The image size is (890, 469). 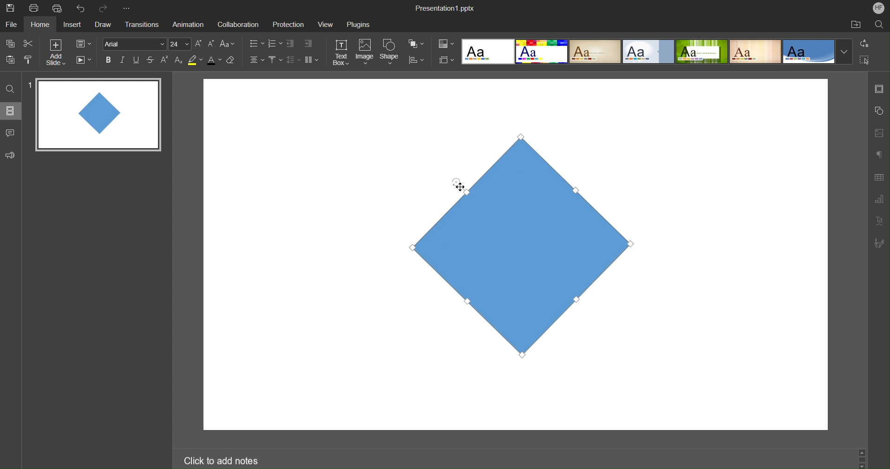 I want to click on Quick Print, so click(x=57, y=7).